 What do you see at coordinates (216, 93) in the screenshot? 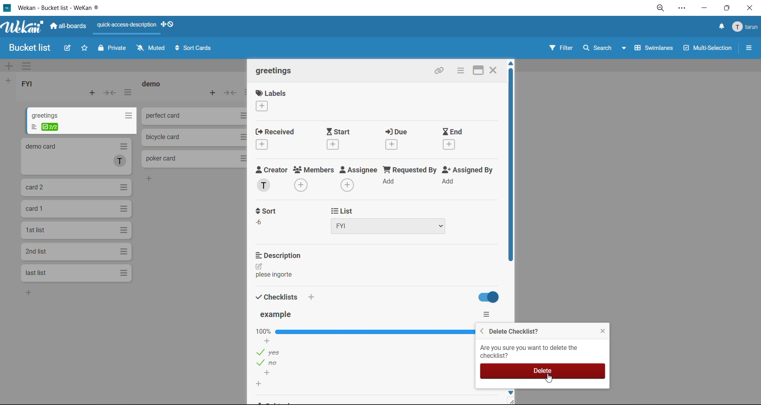
I see `add card` at bounding box center [216, 93].